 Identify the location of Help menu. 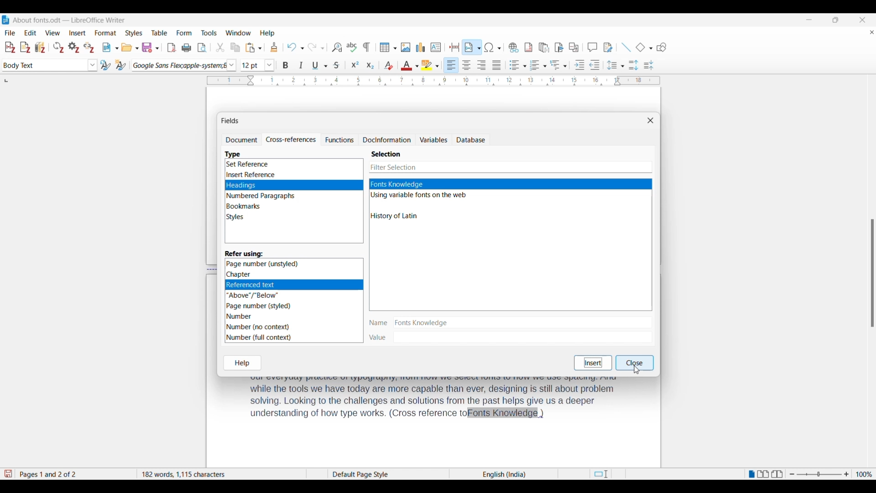
(267, 33).